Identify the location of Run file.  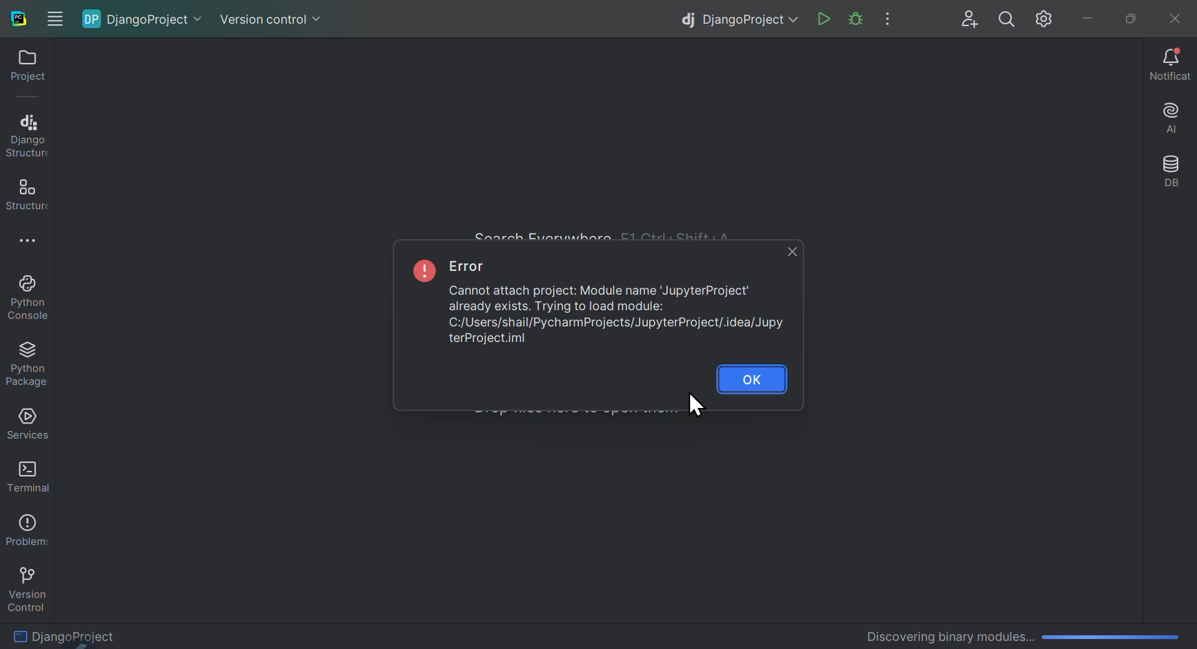
(824, 20).